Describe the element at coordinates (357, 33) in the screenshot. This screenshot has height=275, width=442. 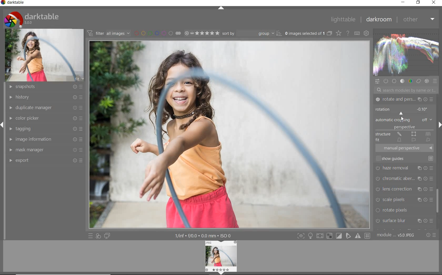
I see `define keyboard shortcut` at that location.